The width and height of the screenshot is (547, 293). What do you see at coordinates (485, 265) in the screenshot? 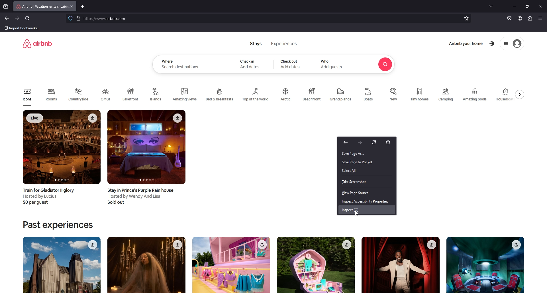
I see `image` at bounding box center [485, 265].